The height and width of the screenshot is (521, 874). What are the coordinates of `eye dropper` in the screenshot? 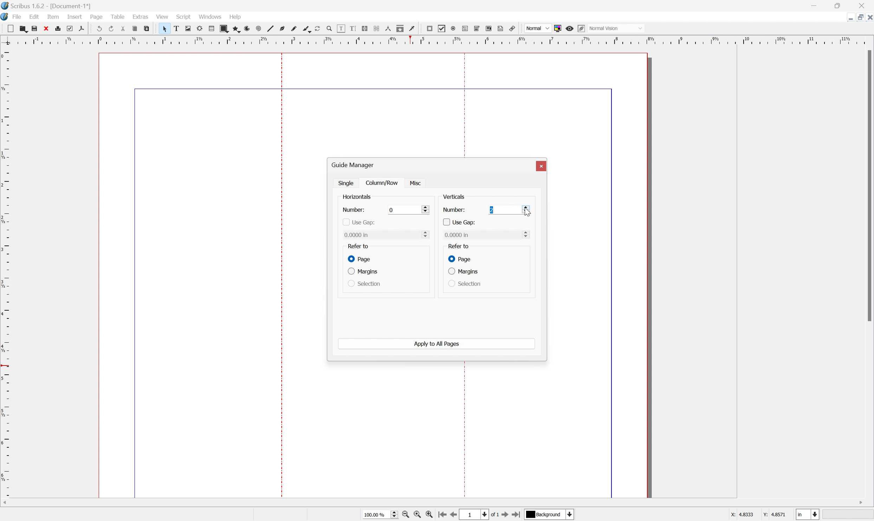 It's located at (413, 29).